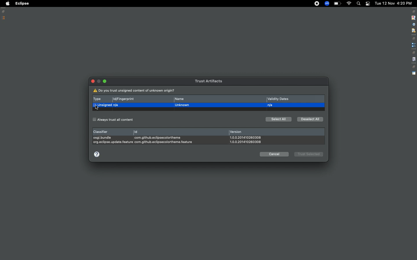 The height and width of the screenshot is (260, 417). What do you see at coordinates (246, 136) in the screenshot?
I see `Version` at bounding box center [246, 136].